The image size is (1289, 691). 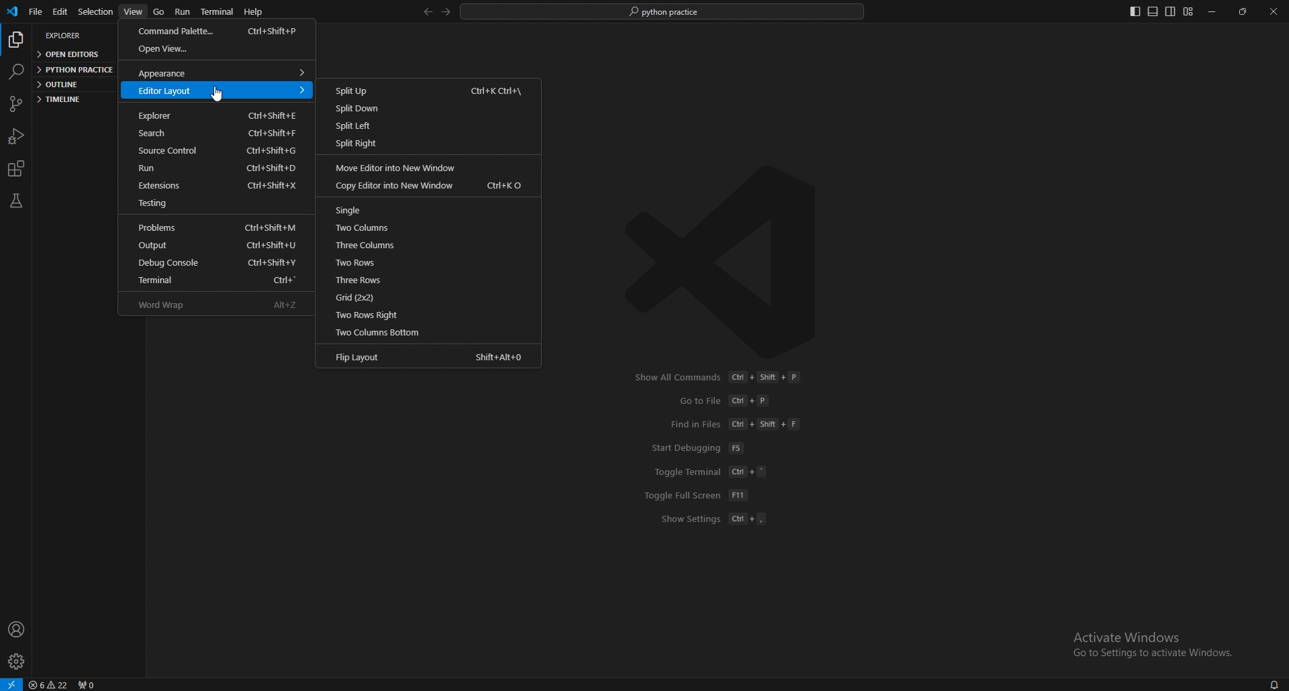 I want to click on customize layout, so click(x=1188, y=11).